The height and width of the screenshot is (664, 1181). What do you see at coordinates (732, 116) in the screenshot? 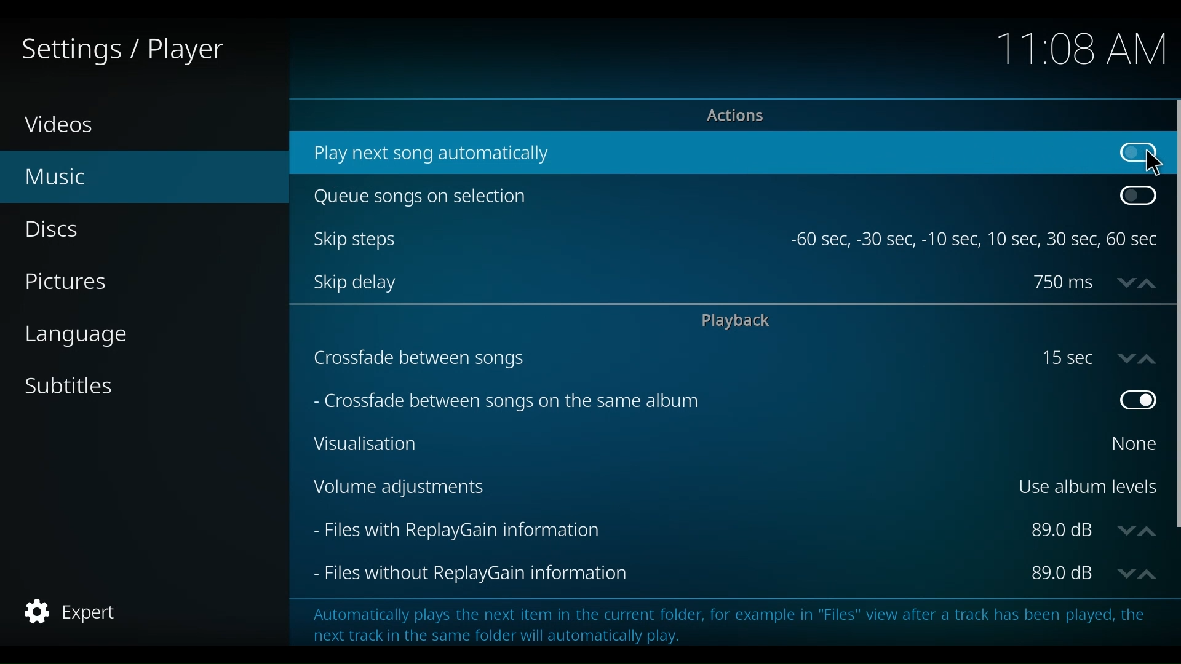
I see `Actions` at bounding box center [732, 116].